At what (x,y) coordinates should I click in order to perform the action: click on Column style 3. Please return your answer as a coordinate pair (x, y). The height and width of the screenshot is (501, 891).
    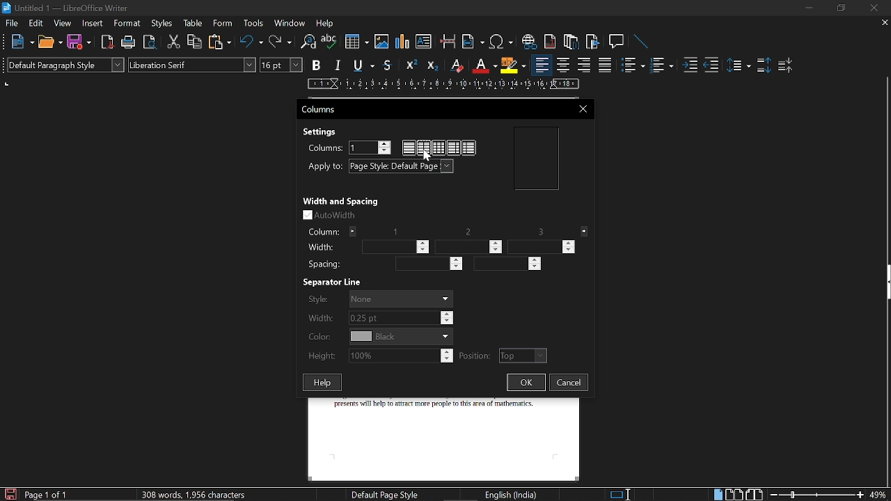
    Looking at the image, I should click on (471, 148).